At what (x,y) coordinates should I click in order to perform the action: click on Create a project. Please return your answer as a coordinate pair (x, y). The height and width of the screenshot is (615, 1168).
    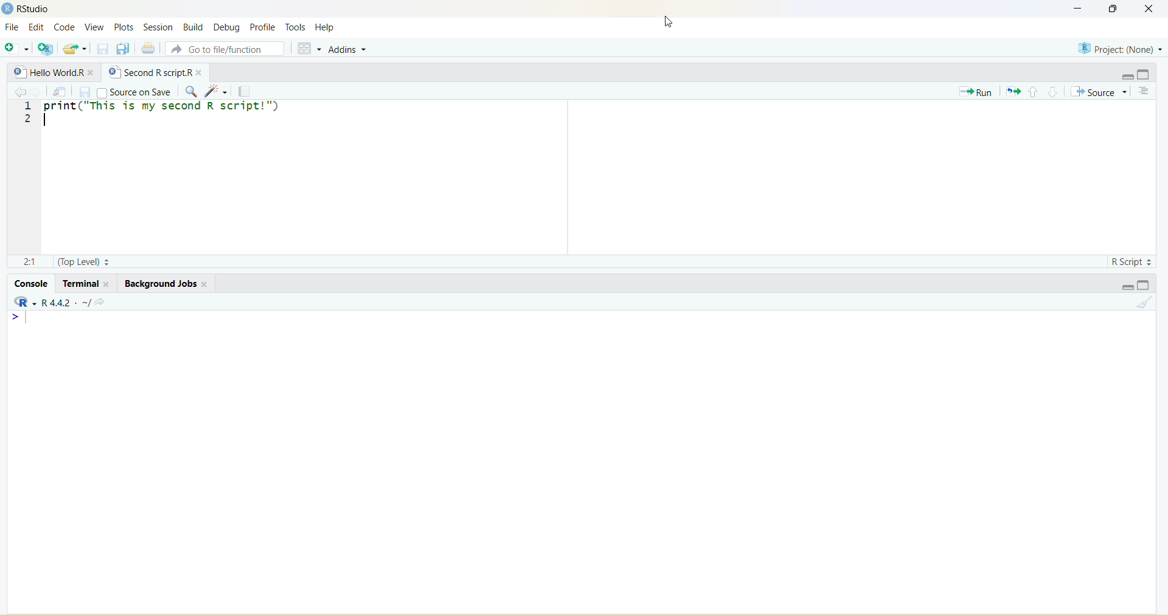
    Looking at the image, I should click on (46, 49).